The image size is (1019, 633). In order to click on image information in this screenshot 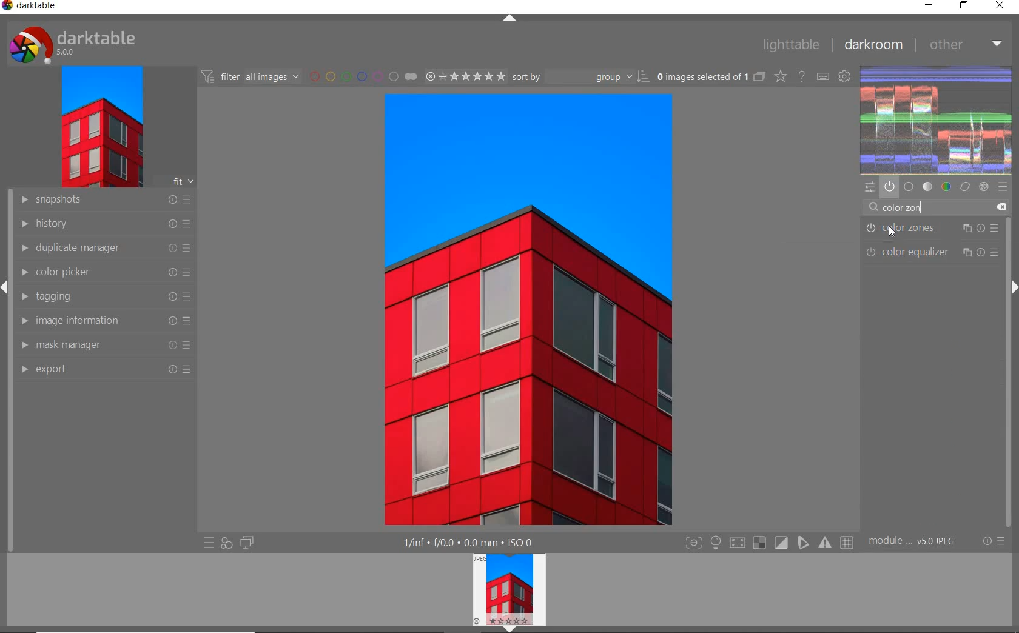, I will do `click(104, 321)`.